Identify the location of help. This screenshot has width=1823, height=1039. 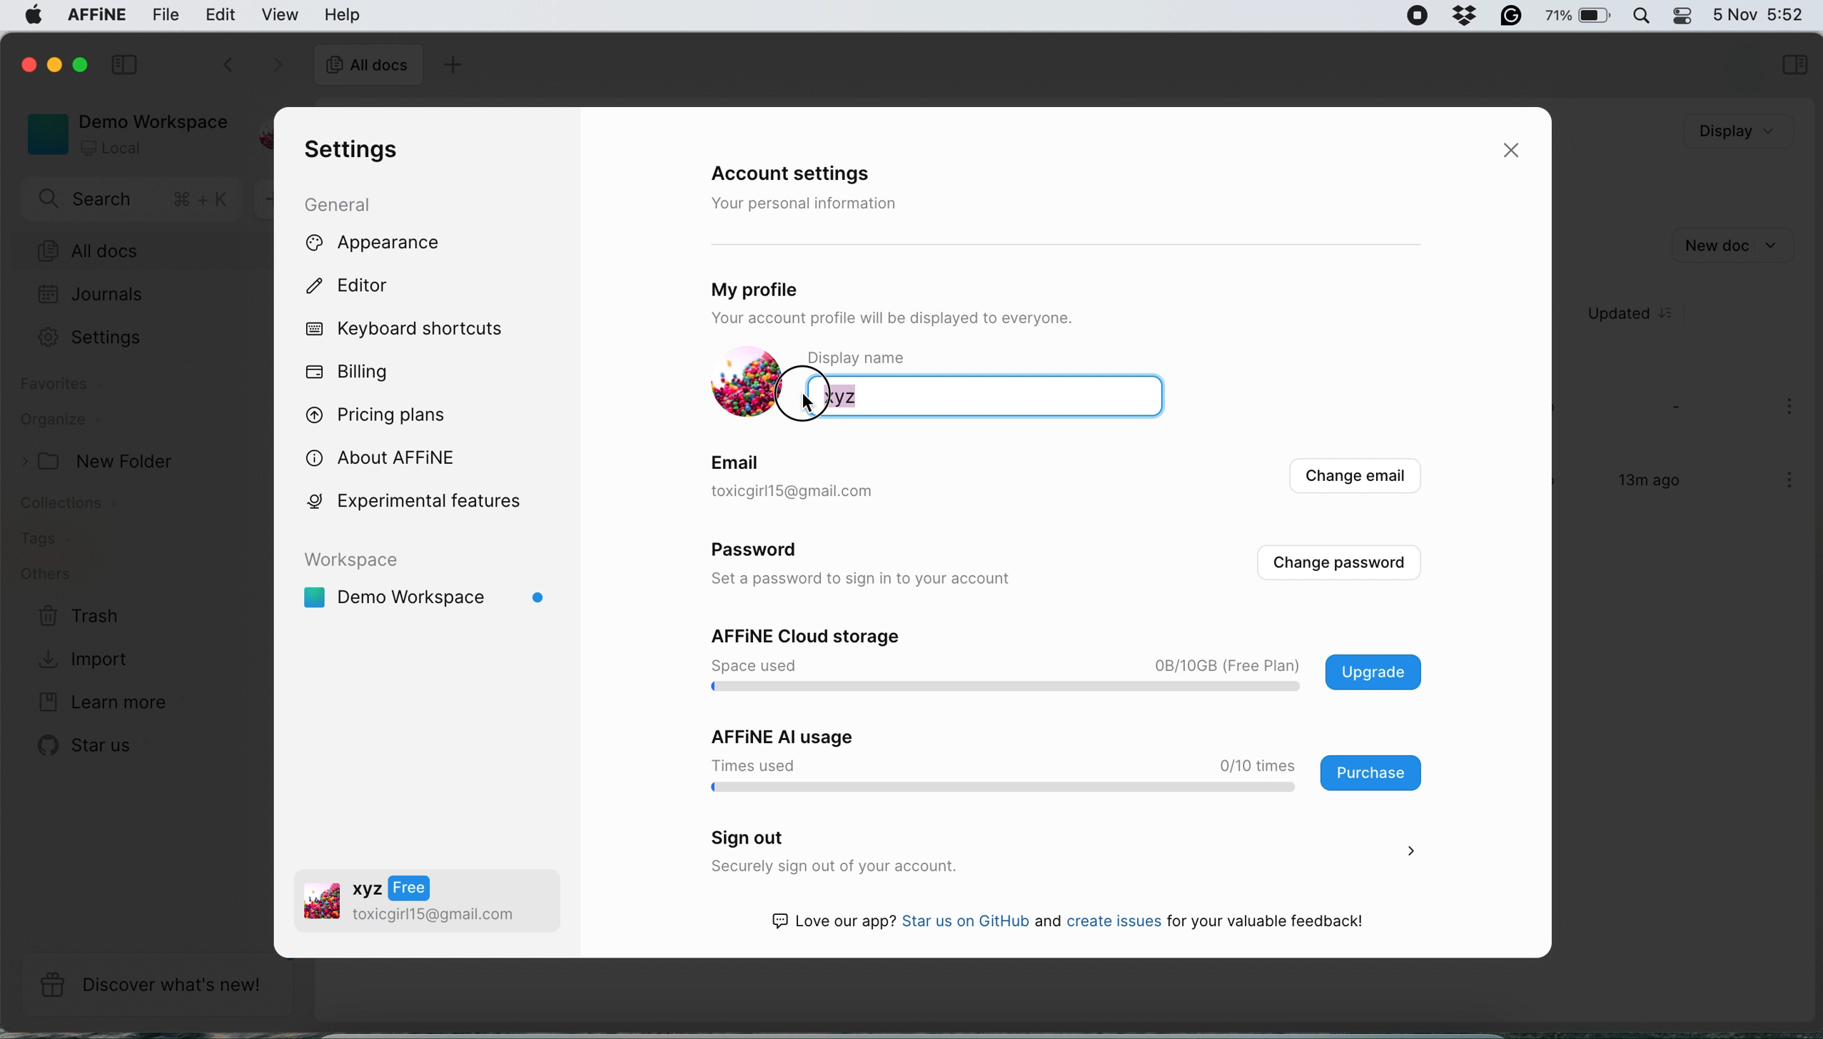
(342, 14).